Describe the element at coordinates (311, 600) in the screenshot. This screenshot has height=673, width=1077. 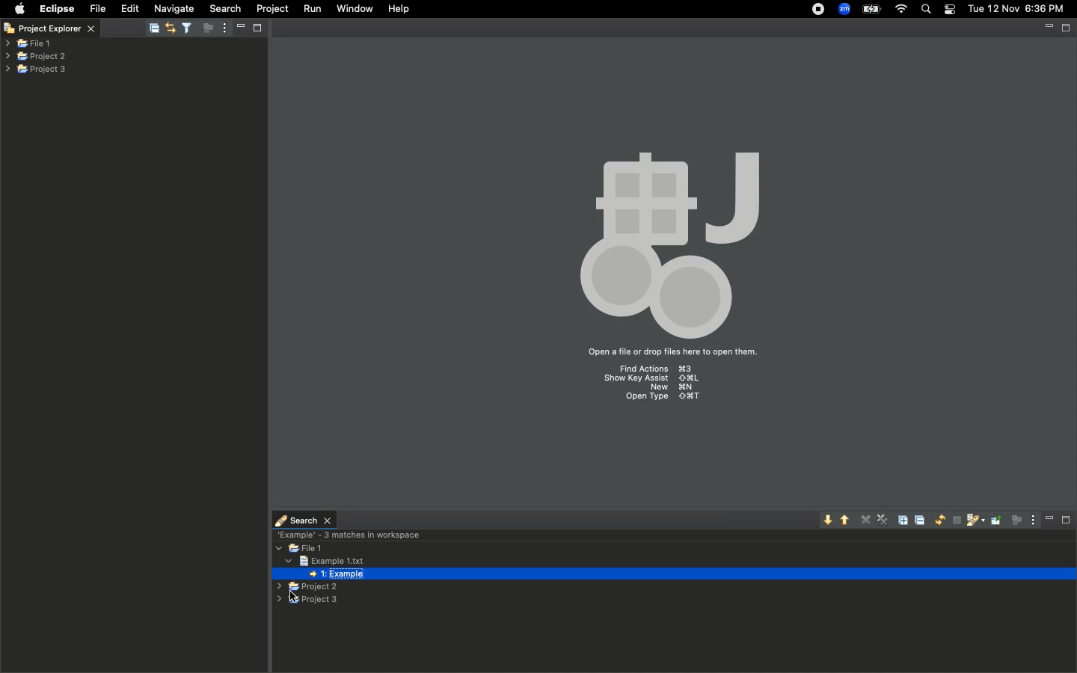
I see `Project 3` at that location.